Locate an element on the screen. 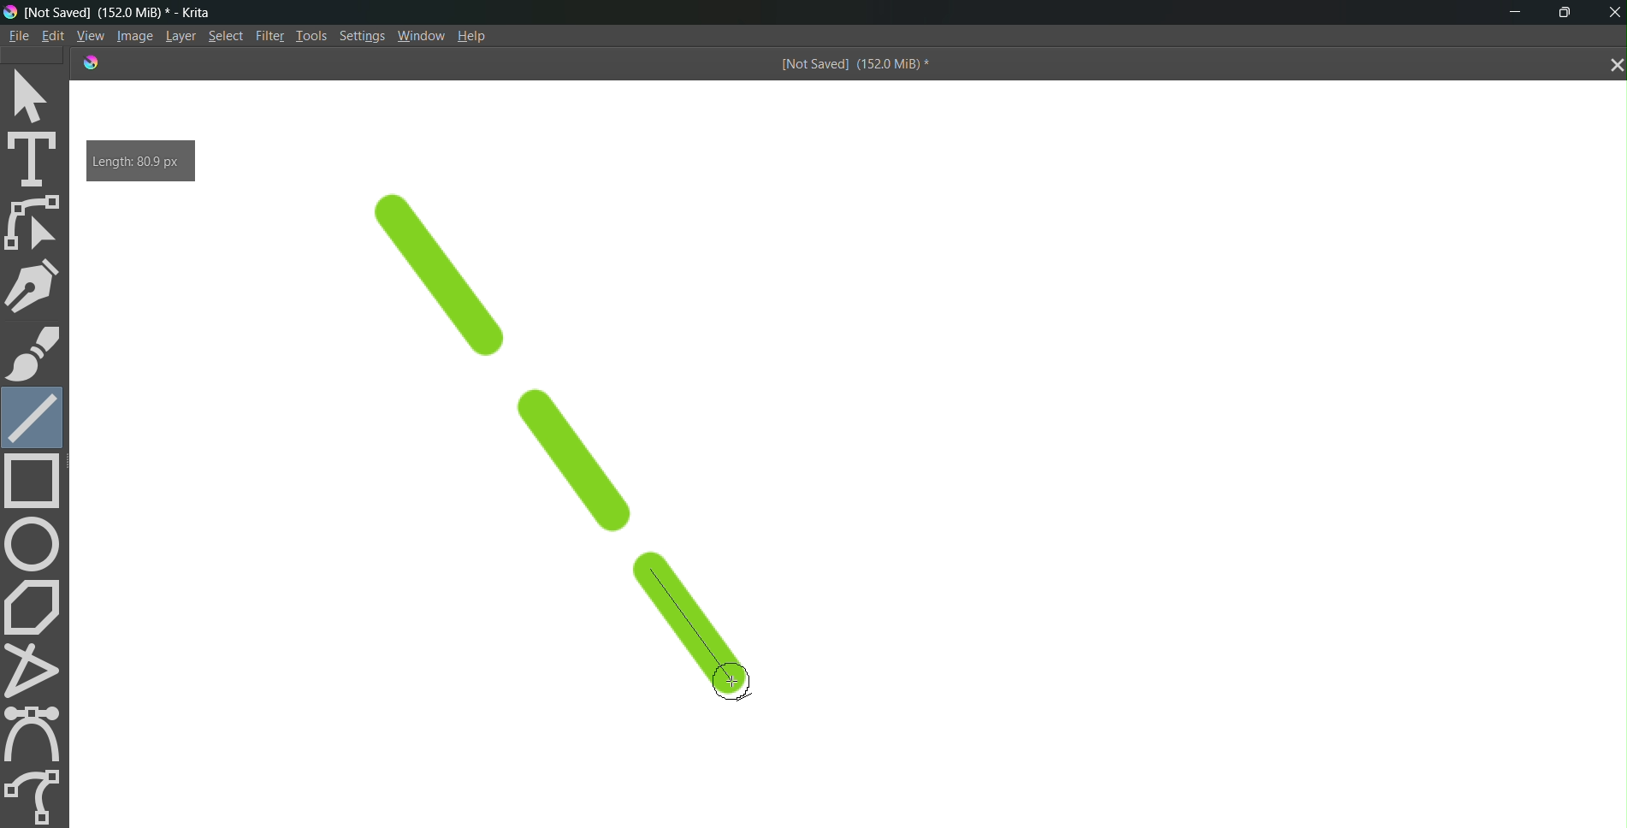 This screenshot has height=828, width=1627. line is located at coordinates (685, 639).